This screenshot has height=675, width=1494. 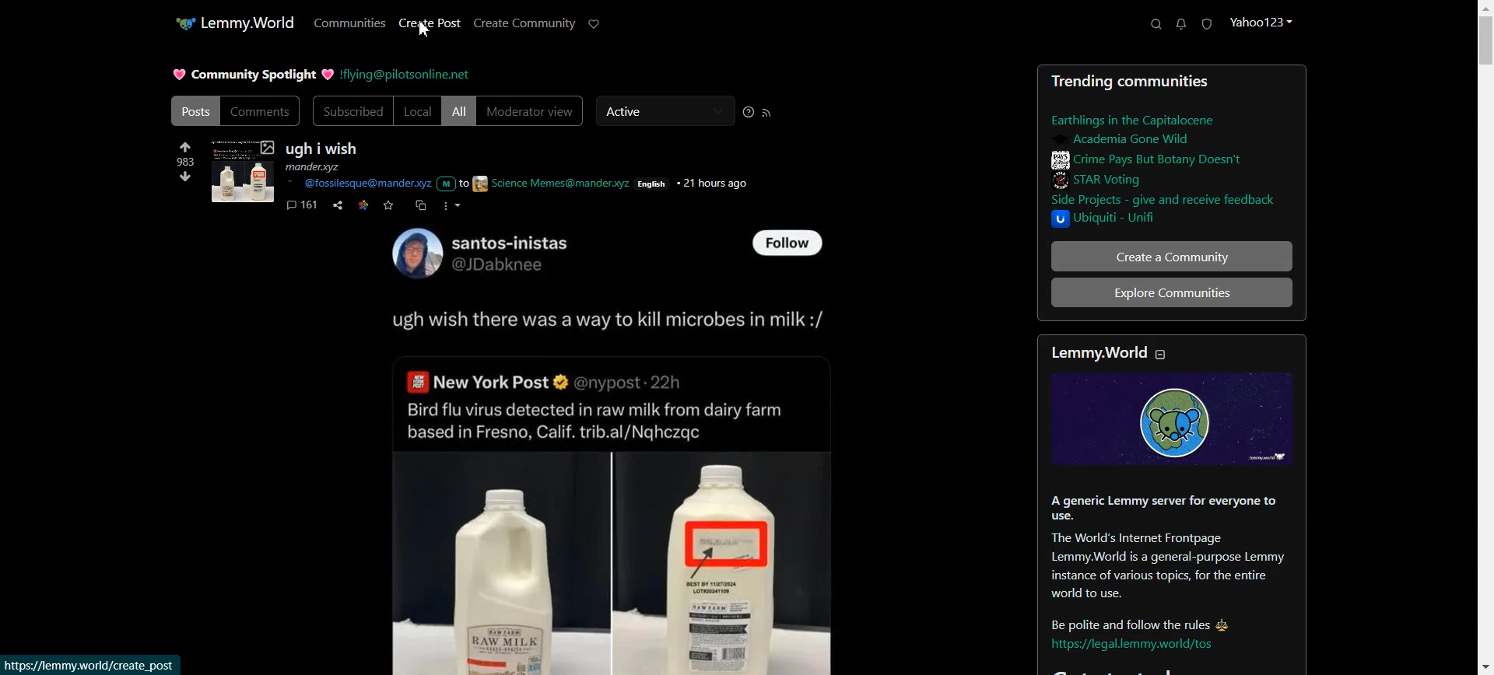 What do you see at coordinates (350, 110) in the screenshot?
I see `Subscribed` at bounding box center [350, 110].